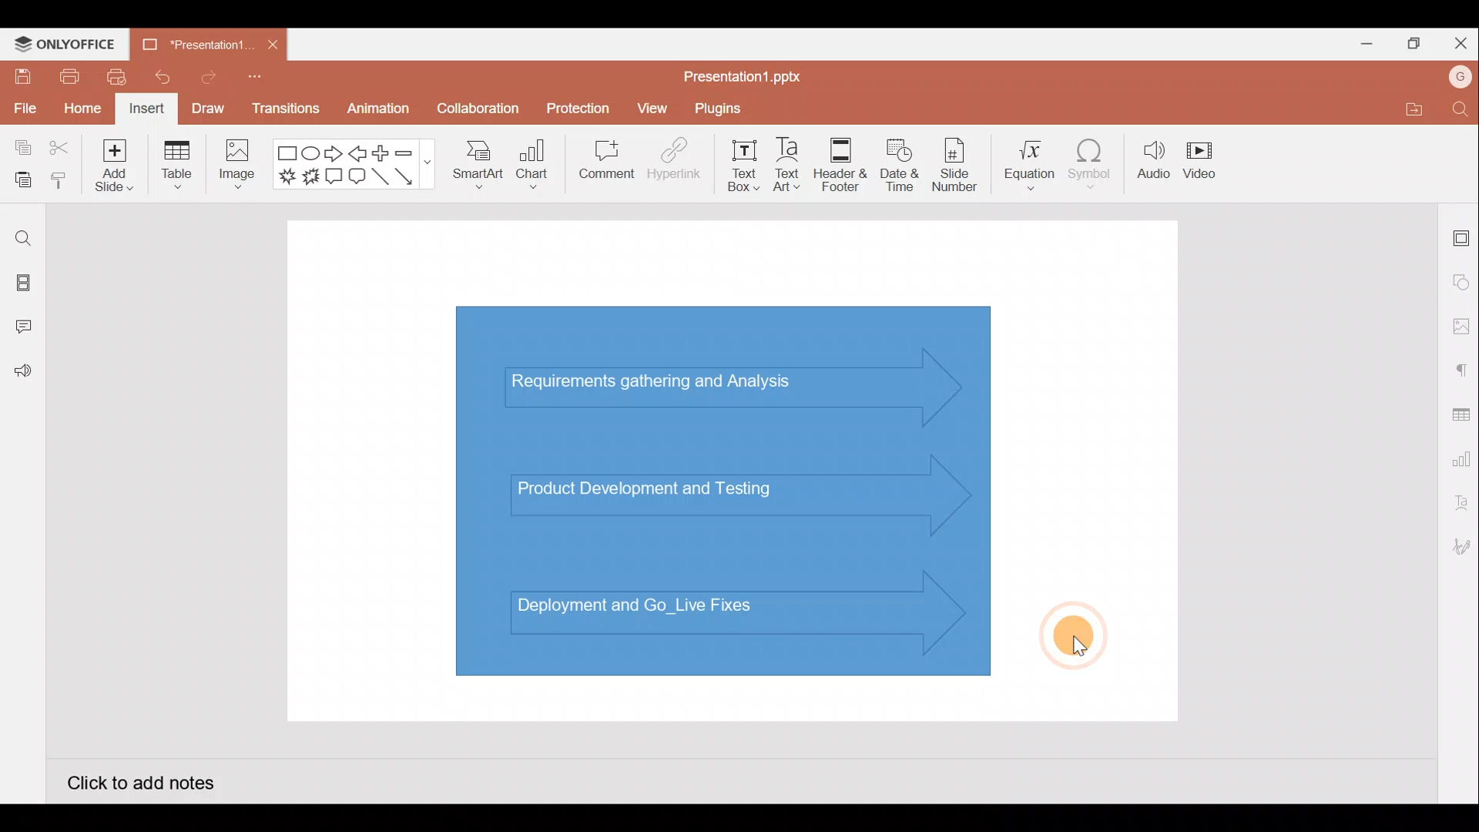  I want to click on Transitions, so click(287, 112).